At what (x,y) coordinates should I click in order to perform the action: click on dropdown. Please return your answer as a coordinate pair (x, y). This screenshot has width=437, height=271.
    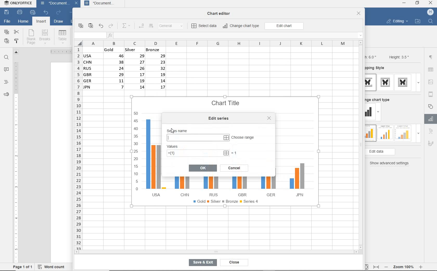
    Looking at the image, I should click on (418, 135).